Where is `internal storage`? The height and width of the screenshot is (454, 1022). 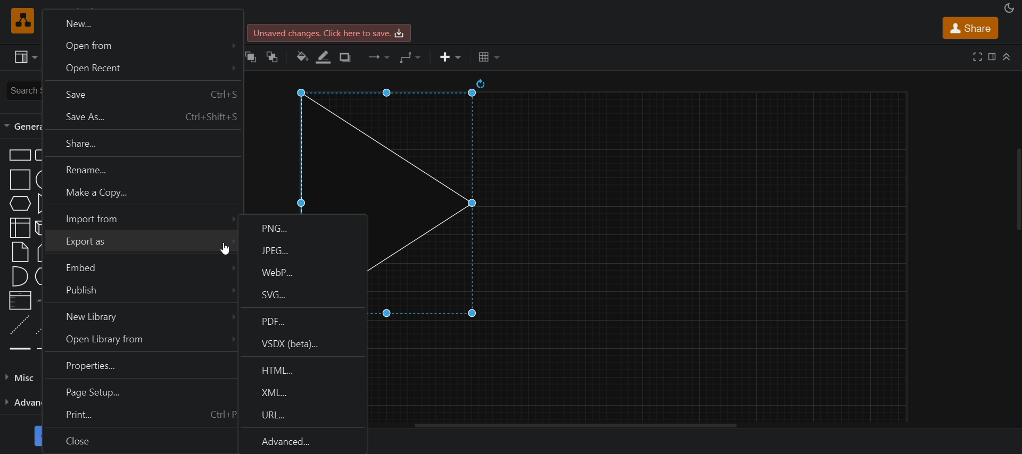
internal storage is located at coordinates (20, 229).